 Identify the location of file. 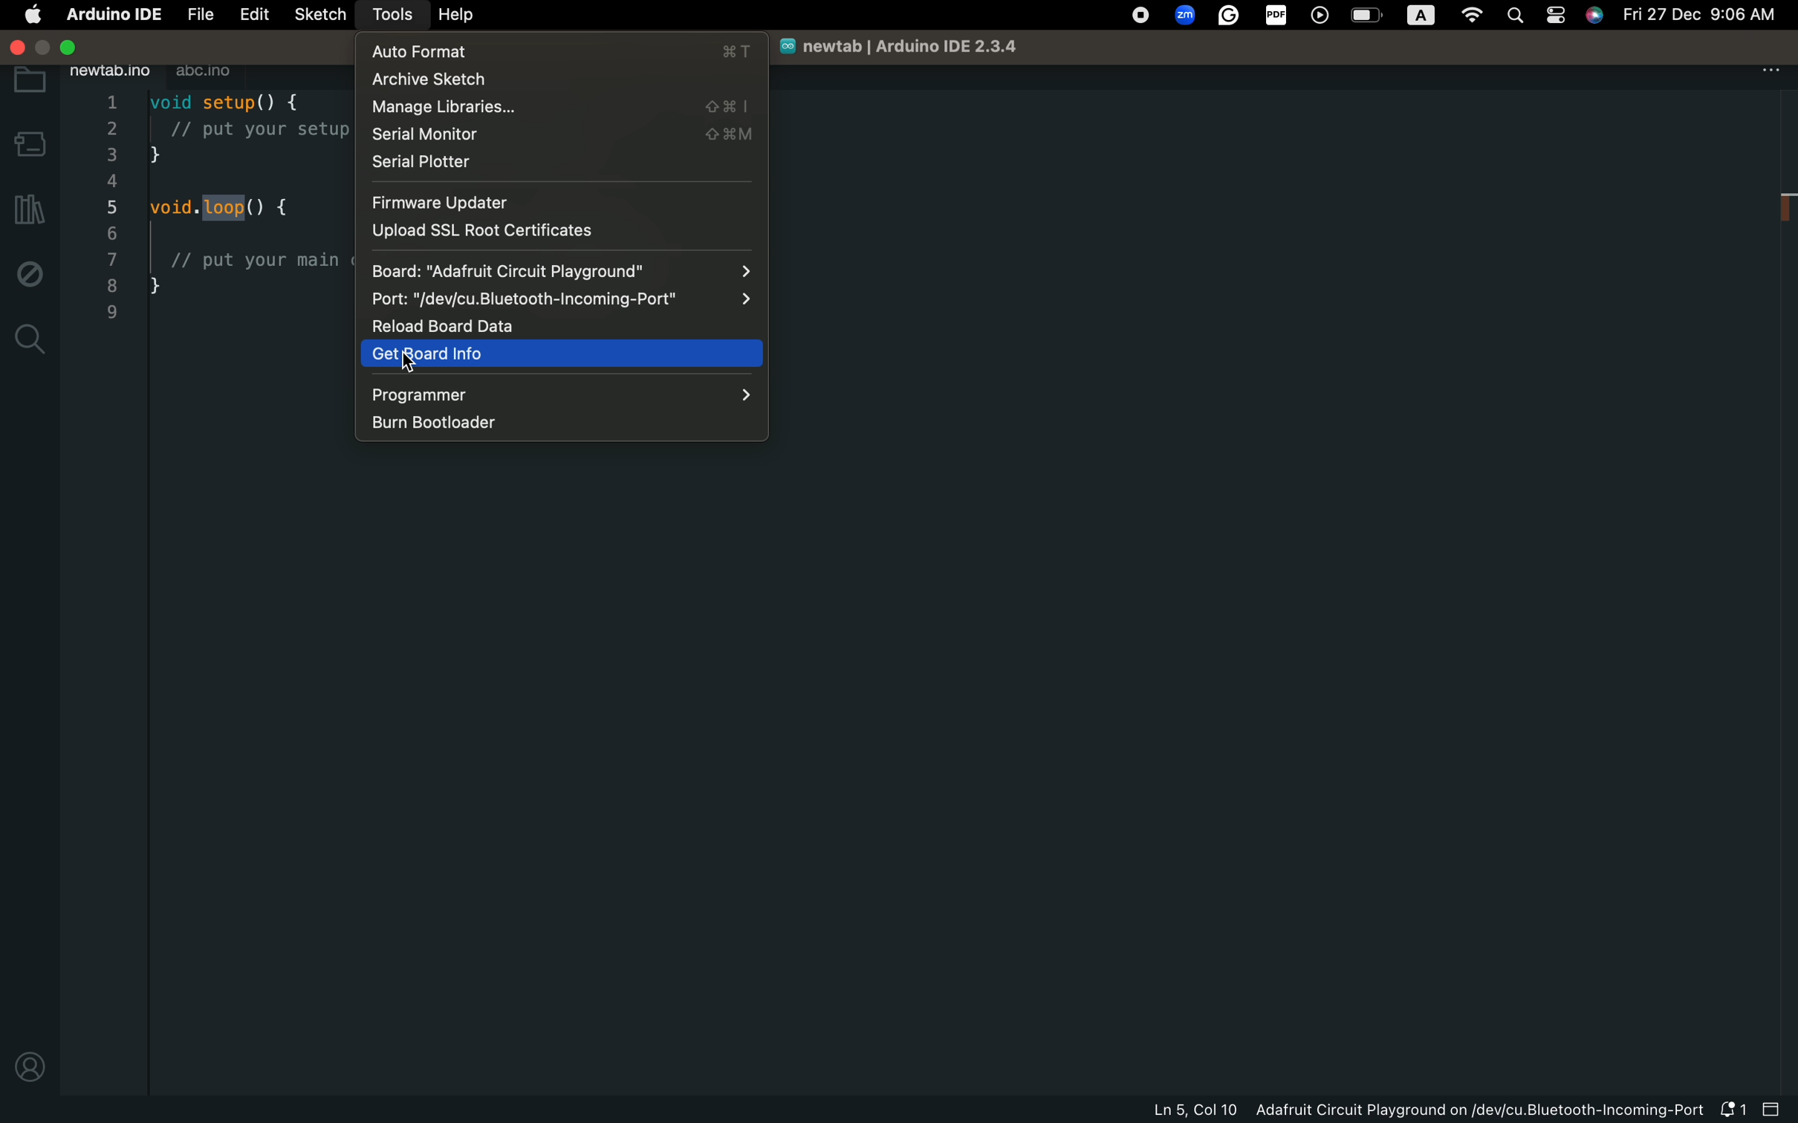
(197, 14).